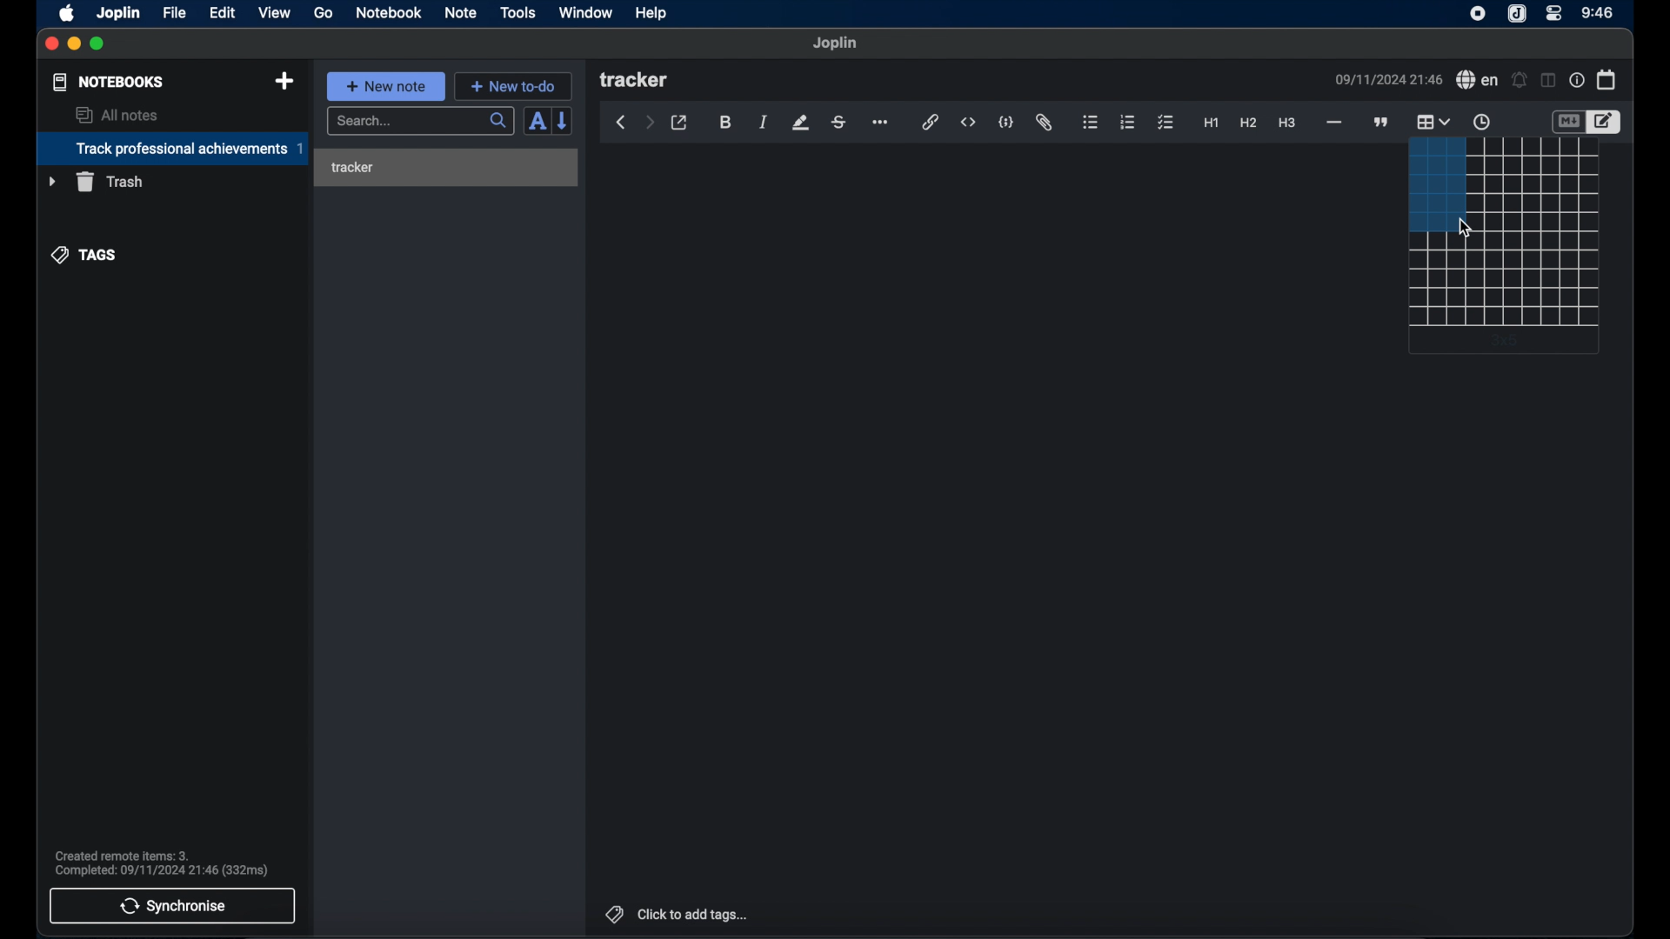  What do you see at coordinates (352, 168) in the screenshot?
I see `tracker` at bounding box center [352, 168].